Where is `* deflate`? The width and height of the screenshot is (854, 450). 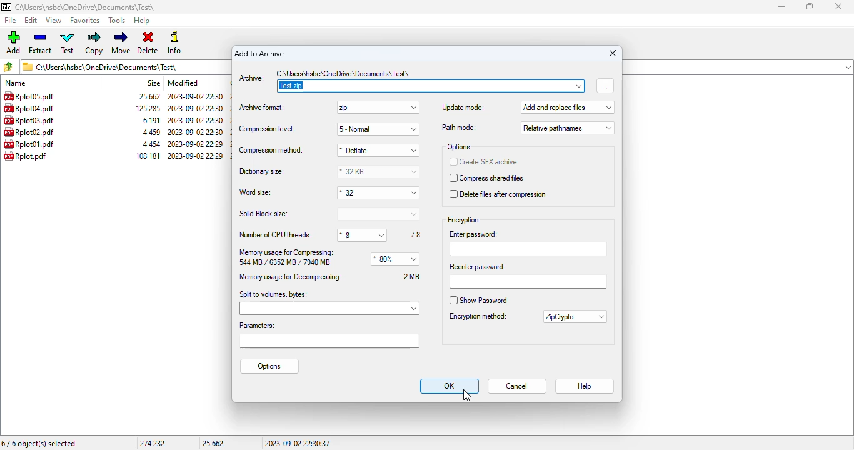 * deflate is located at coordinates (378, 150).